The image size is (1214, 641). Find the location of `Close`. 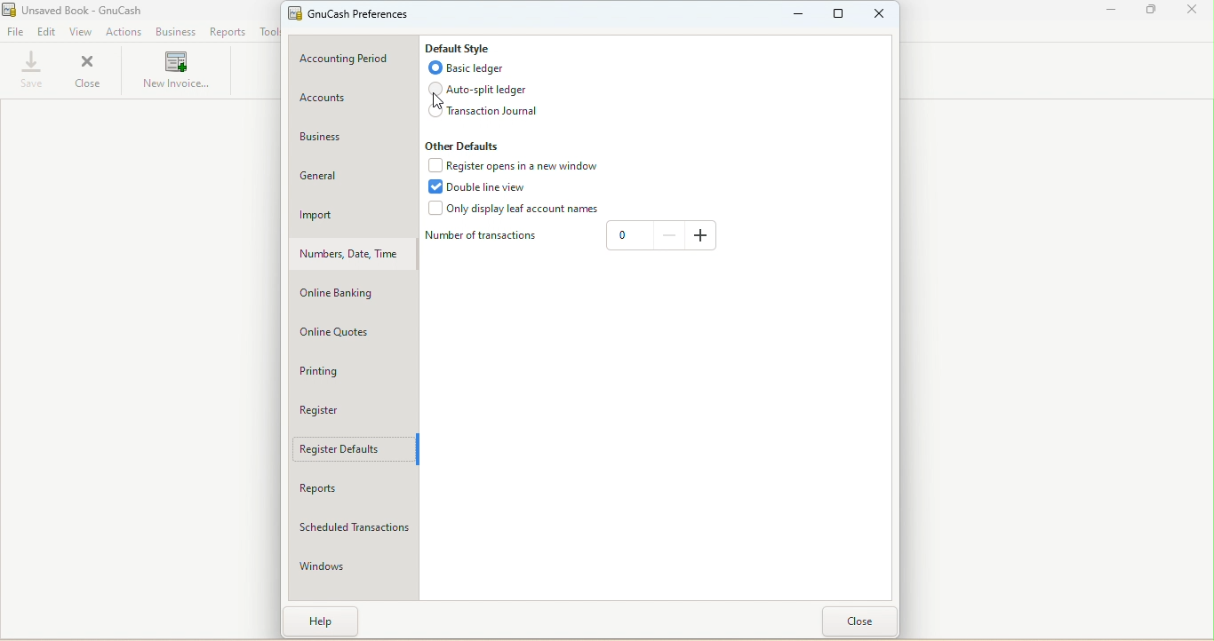

Close is located at coordinates (879, 15).